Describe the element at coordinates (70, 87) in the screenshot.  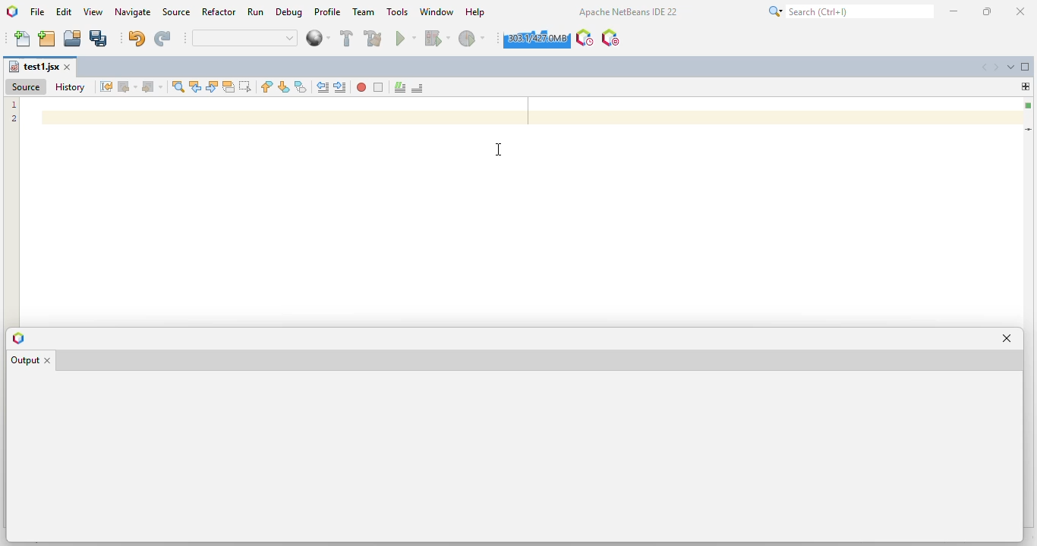
I see `history` at that location.